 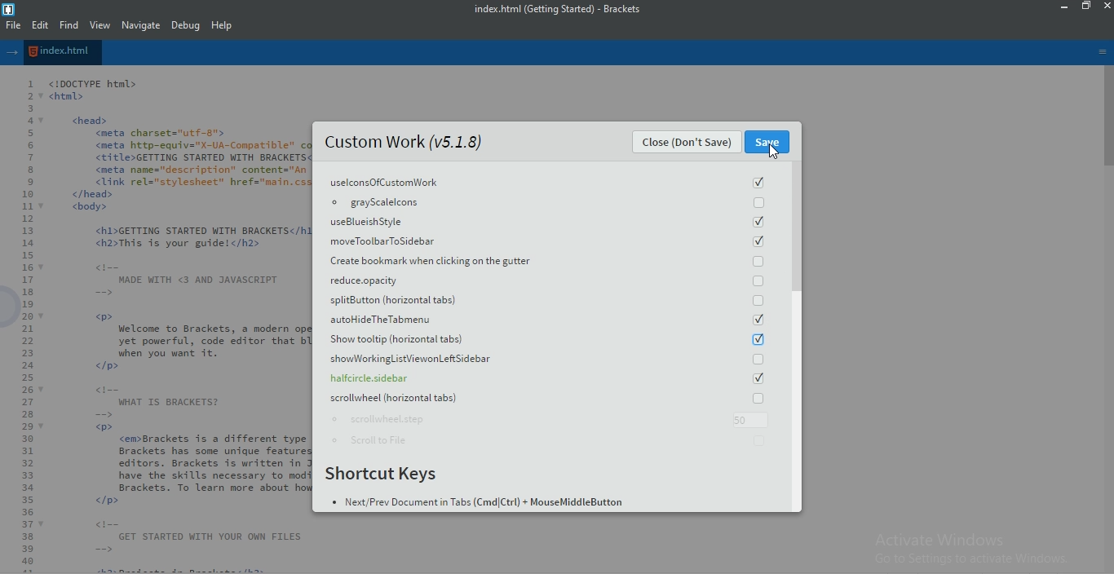 I want to click on Scroll to File, so click(x=553, y=439).